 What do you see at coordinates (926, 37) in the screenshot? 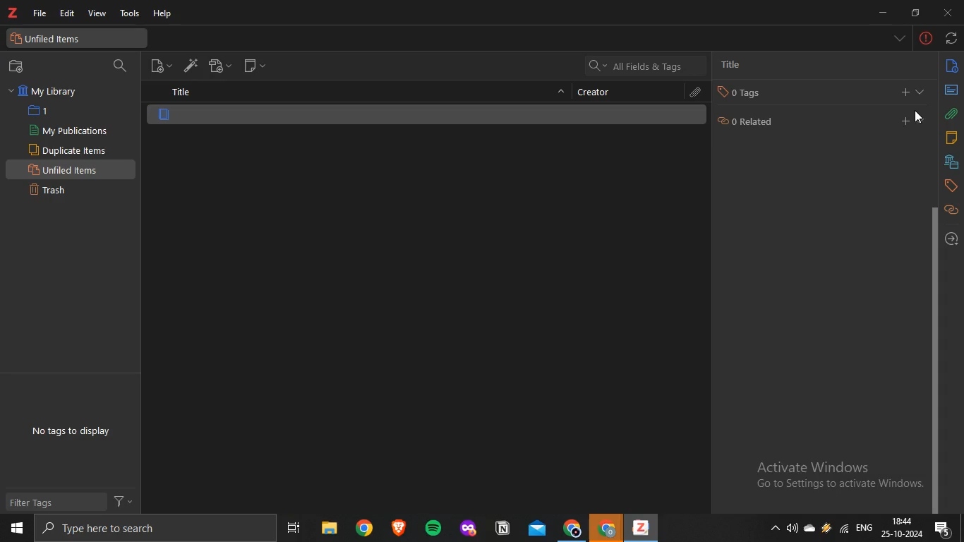
I see `-` at bounding box center [926, 37].